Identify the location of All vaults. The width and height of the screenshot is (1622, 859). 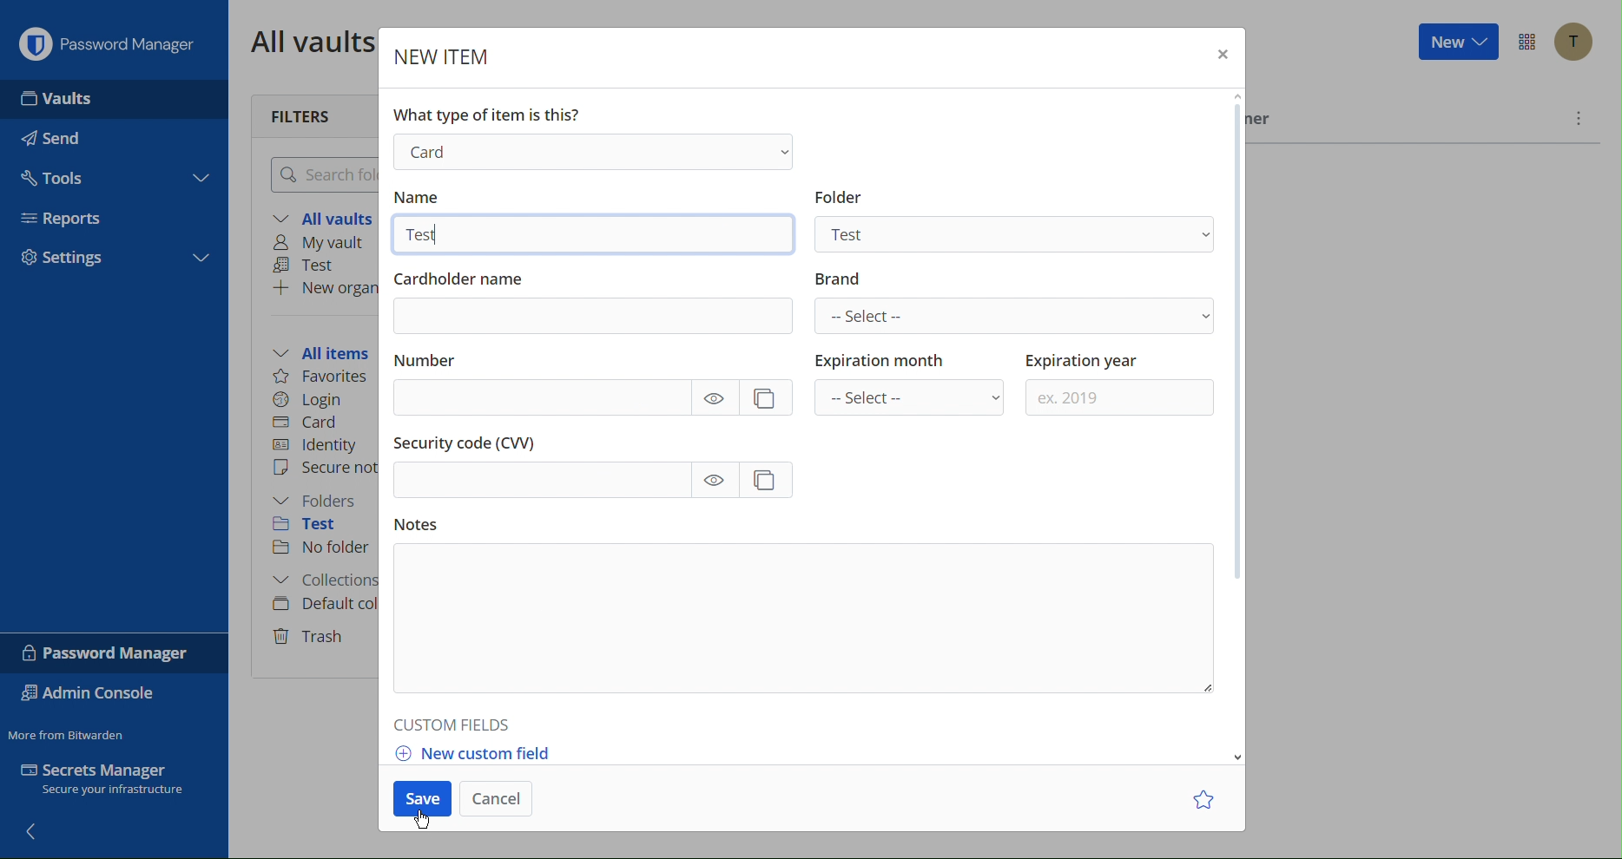
(317, 215).